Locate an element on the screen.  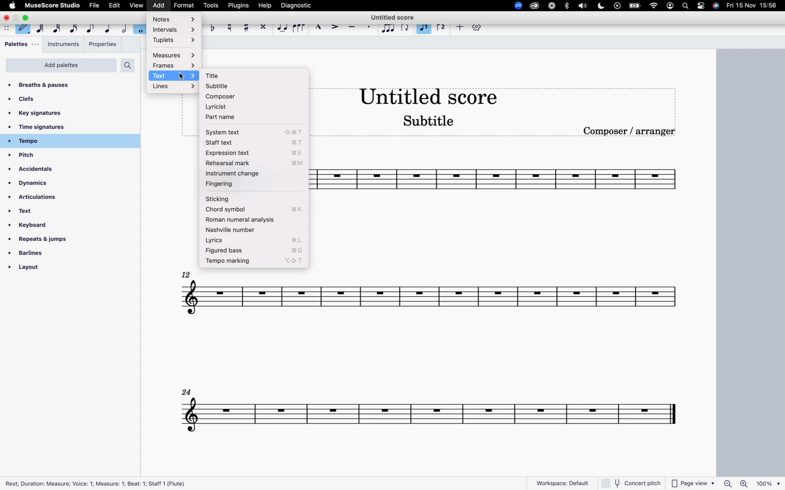
settings is located at coordinates (476, 27).